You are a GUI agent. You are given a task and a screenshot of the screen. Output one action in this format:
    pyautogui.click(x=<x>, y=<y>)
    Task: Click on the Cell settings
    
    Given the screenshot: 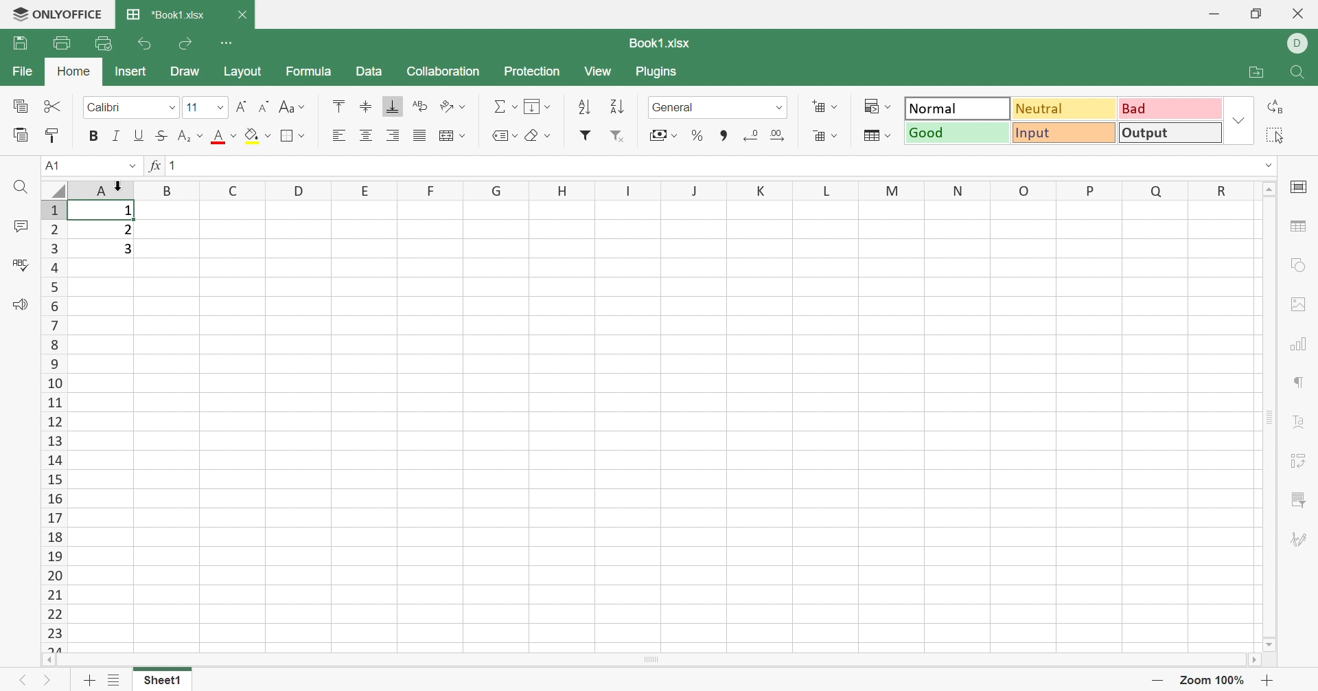 What is the action you would take?
    pyautogui.click(x=1300, y=185)
    